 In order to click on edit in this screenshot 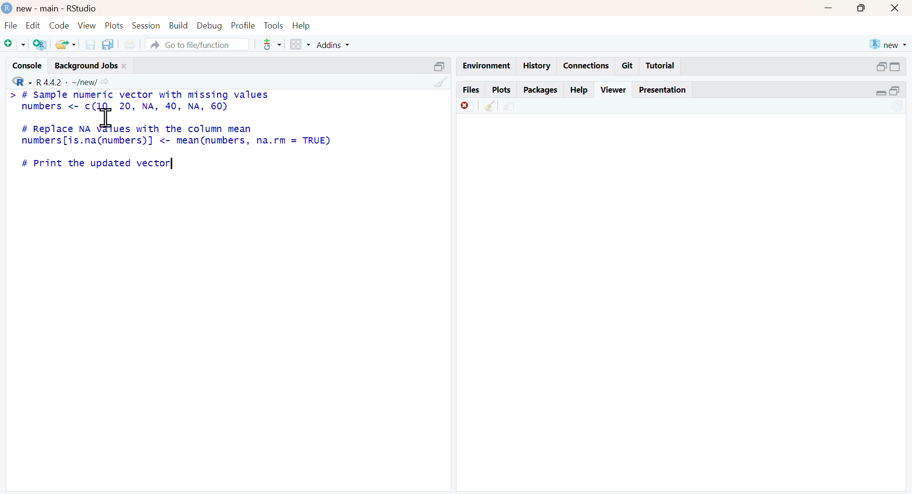, I will do `click(33, 25)`.